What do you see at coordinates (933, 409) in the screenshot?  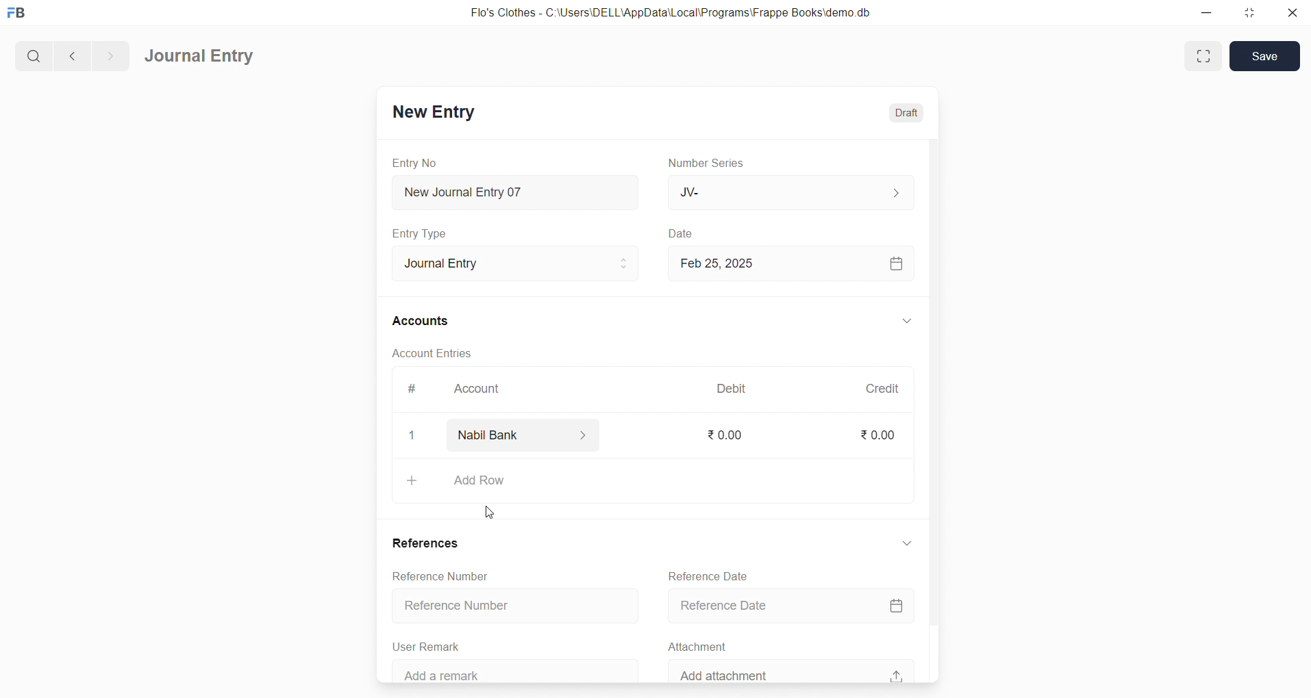 I see `vertical scroll bar` at bounding box center [933, 409].